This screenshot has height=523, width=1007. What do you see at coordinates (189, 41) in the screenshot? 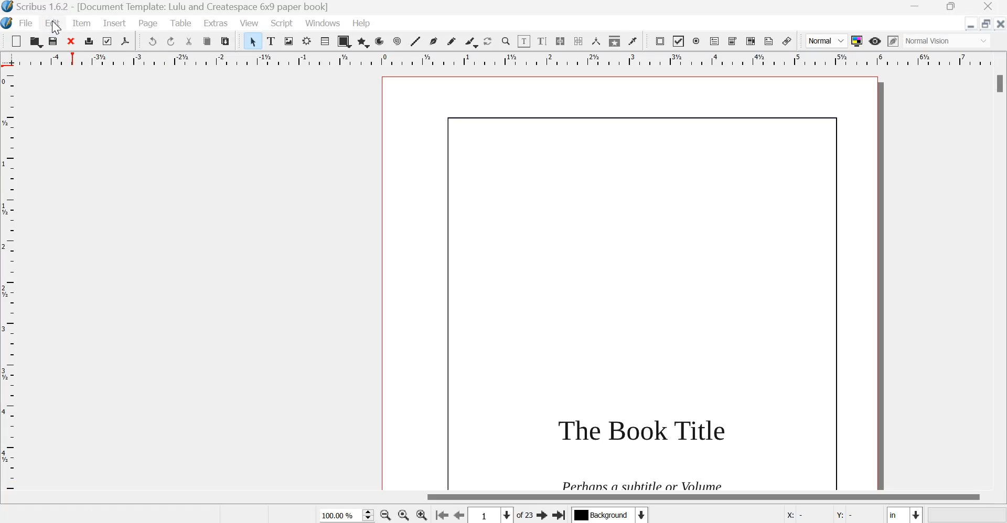
I see `cut` at bounding box center [189, 41].